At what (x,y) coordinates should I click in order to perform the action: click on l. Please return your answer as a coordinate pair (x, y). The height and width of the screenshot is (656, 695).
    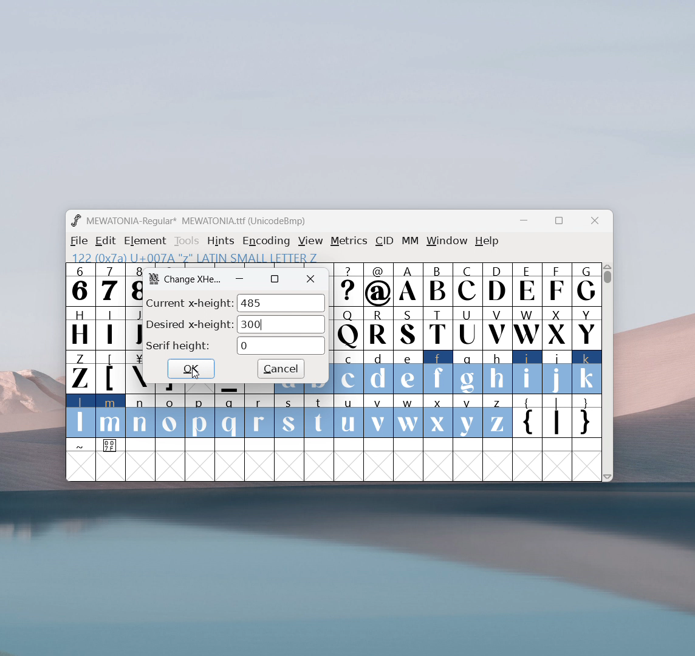
    Looking at the image, I should click on (81, 415).